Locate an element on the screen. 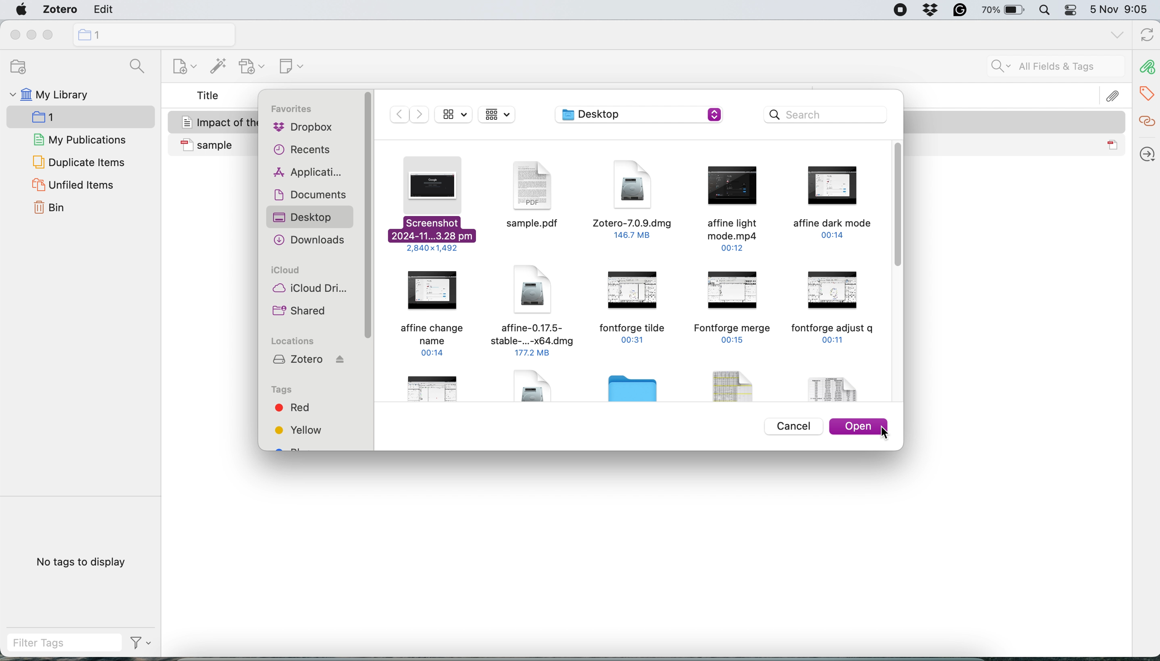  related is located at coordinates (1146, 120).